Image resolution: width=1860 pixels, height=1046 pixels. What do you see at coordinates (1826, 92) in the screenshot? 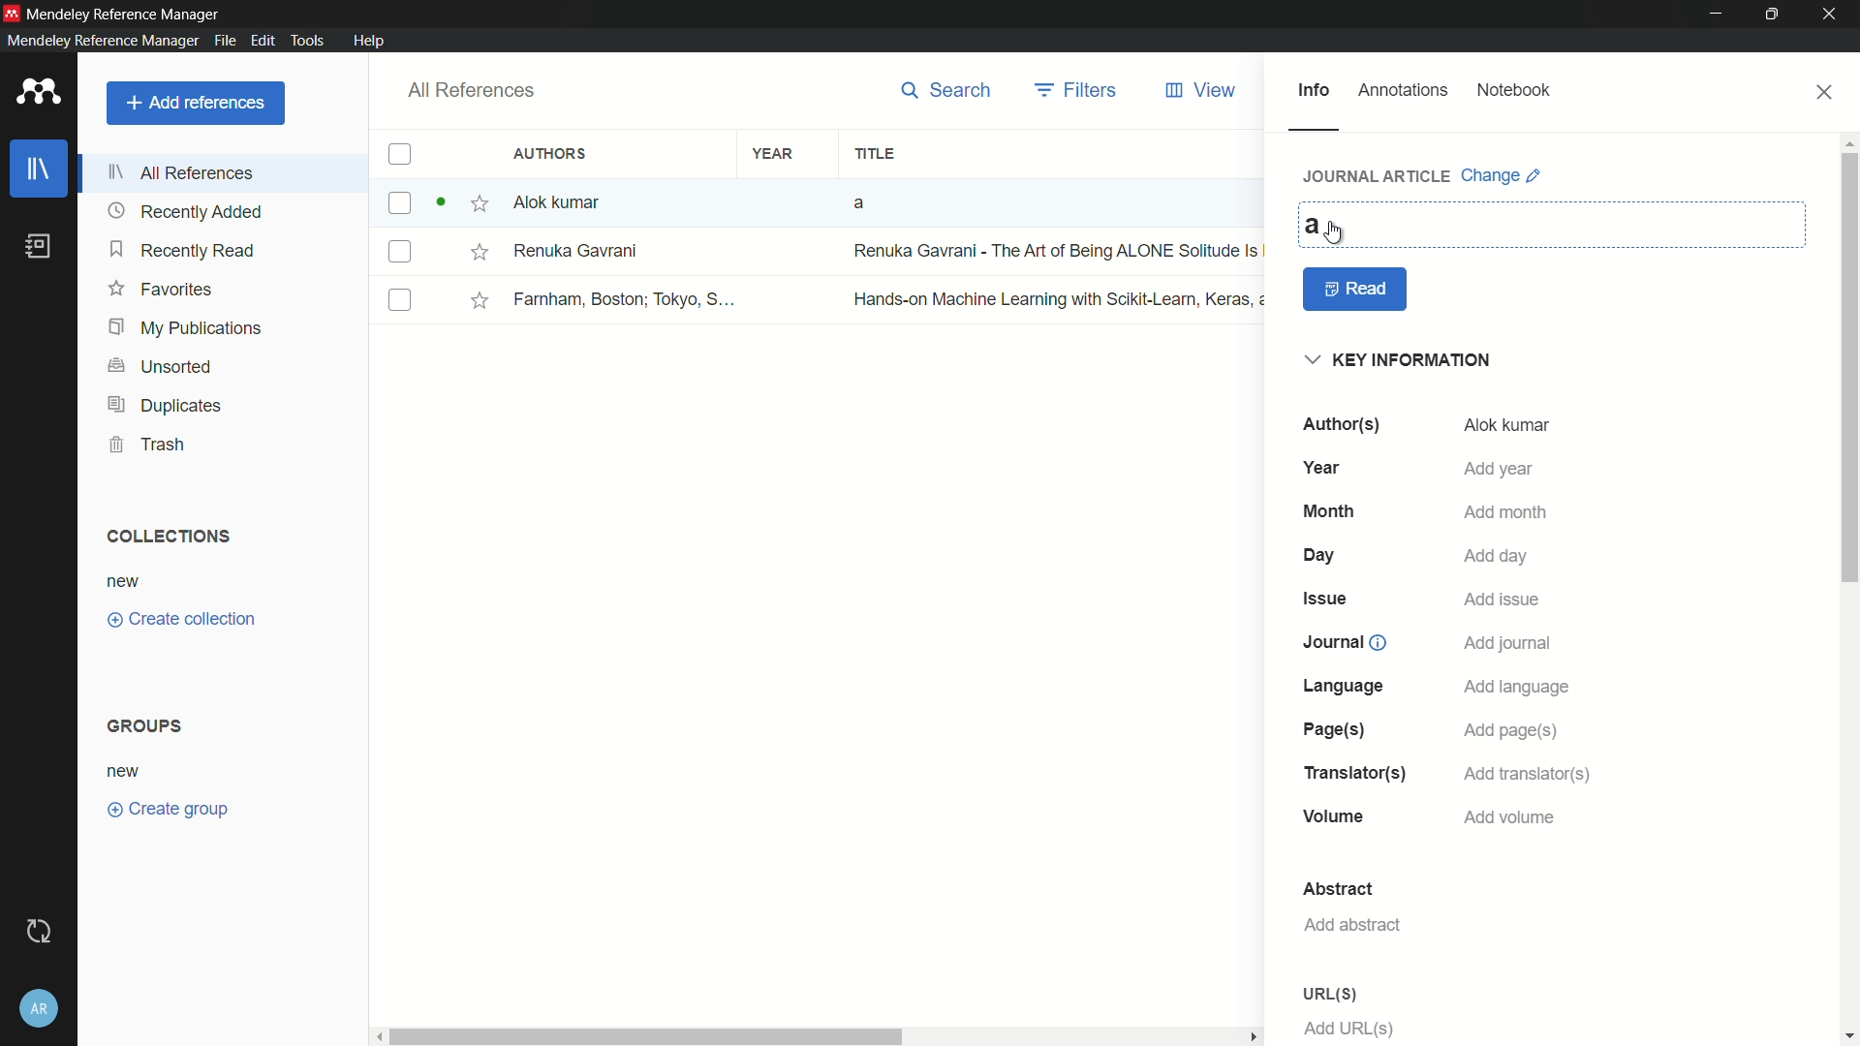
I see `close` at bounding box center [1826, 92].